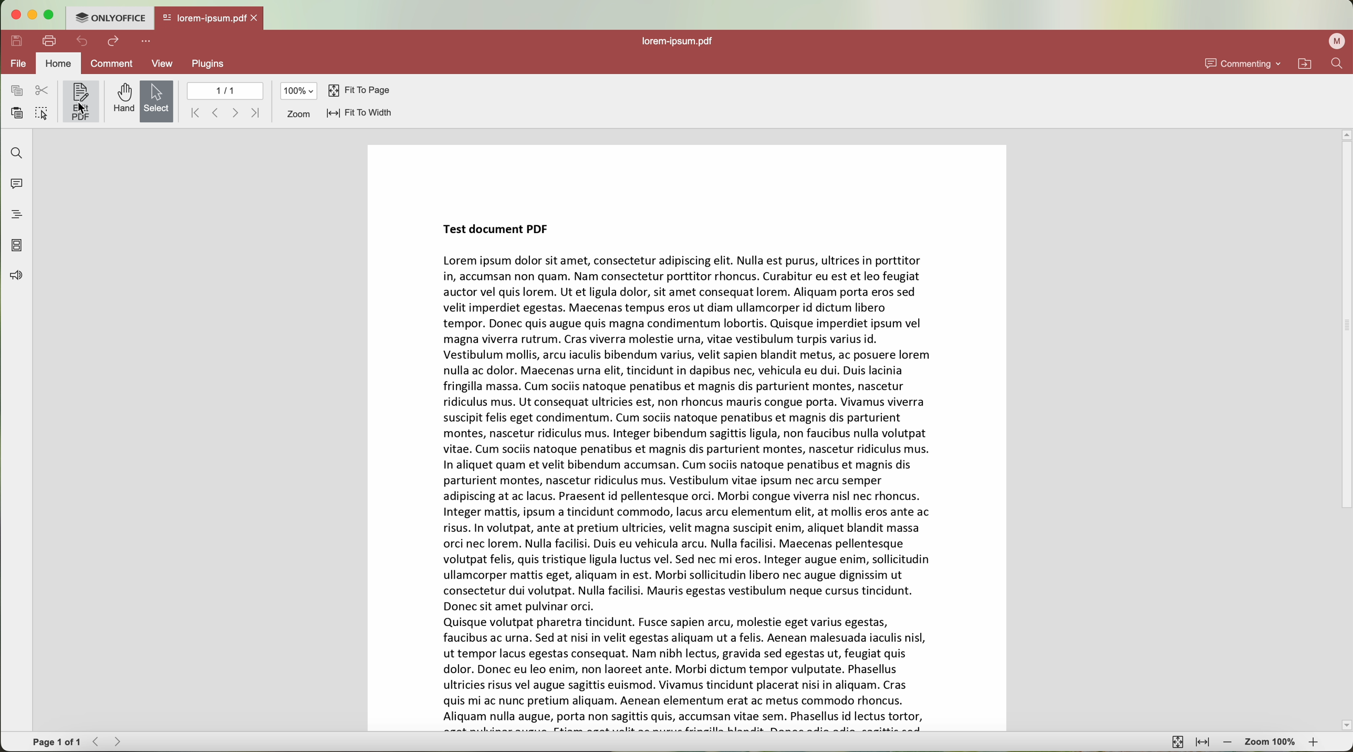  Describe the element at coordinates (18, 114) in the screenshot. I see `paste` at that location.